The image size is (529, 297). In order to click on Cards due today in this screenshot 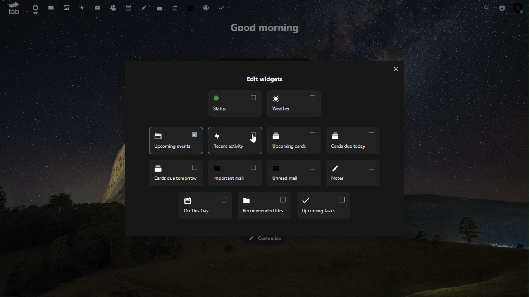, I will do `click(353, 141)`.